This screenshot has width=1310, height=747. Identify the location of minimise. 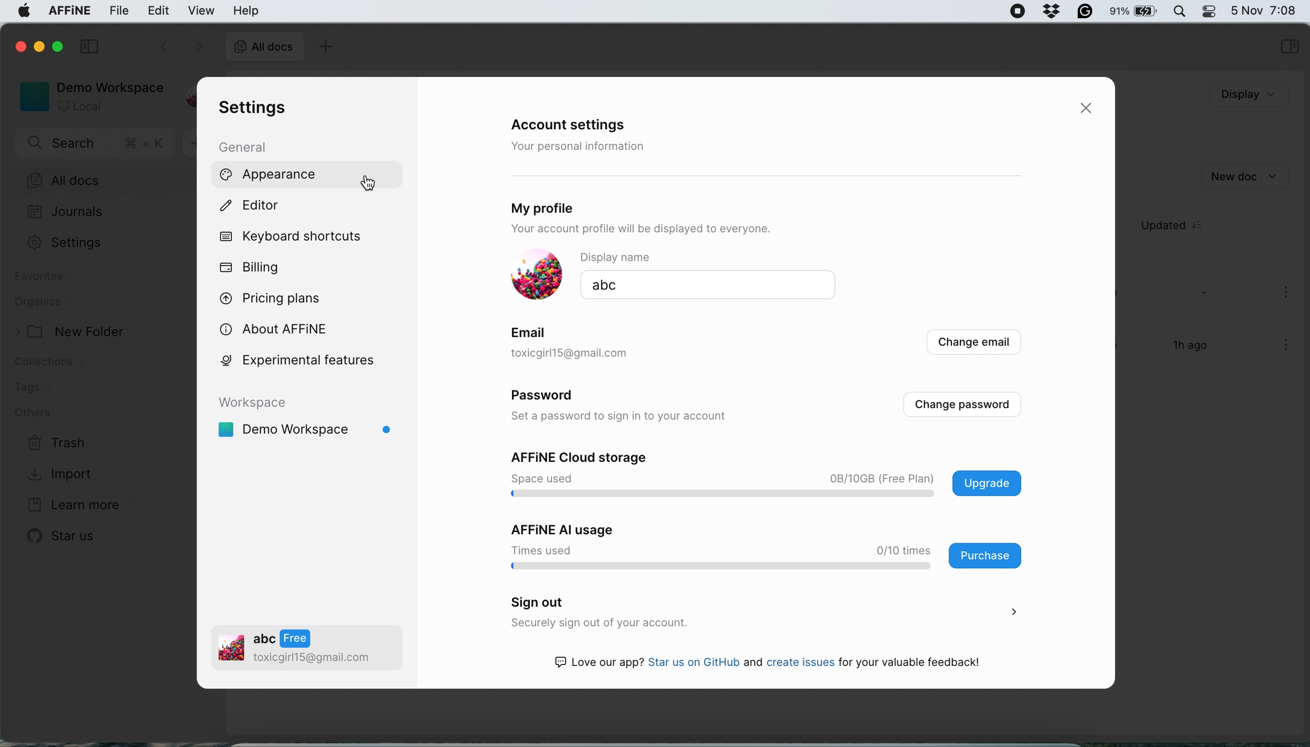
(36, 46).